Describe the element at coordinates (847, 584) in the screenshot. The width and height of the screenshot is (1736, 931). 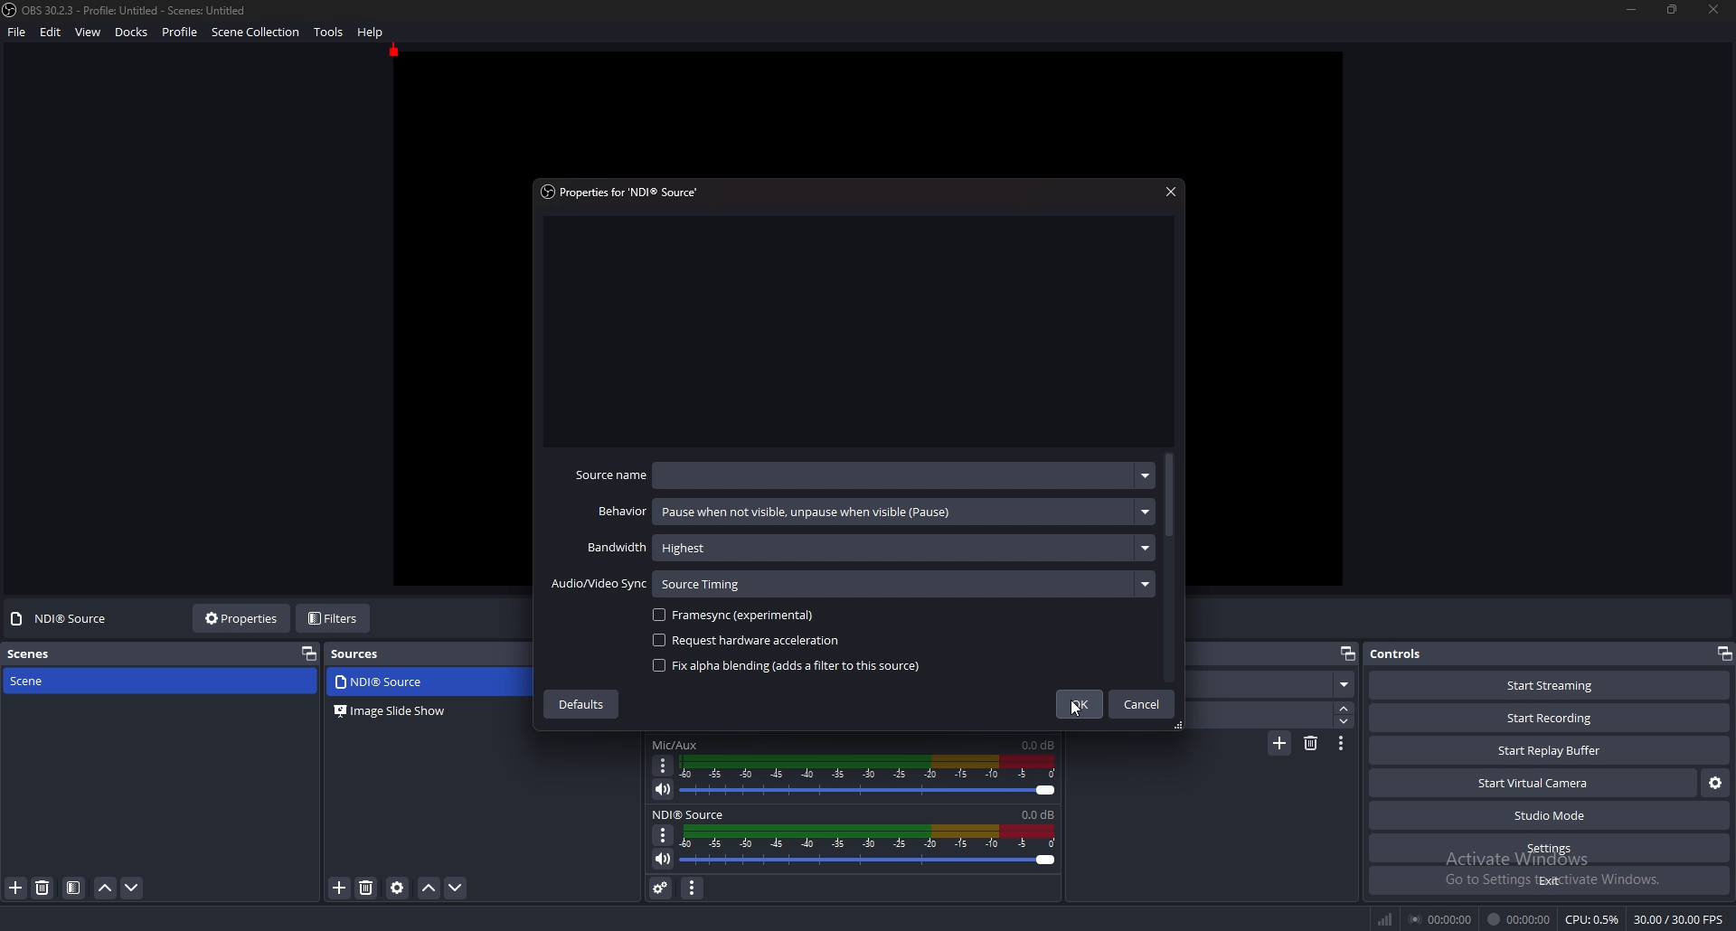
I see `audio video sync` at that location.